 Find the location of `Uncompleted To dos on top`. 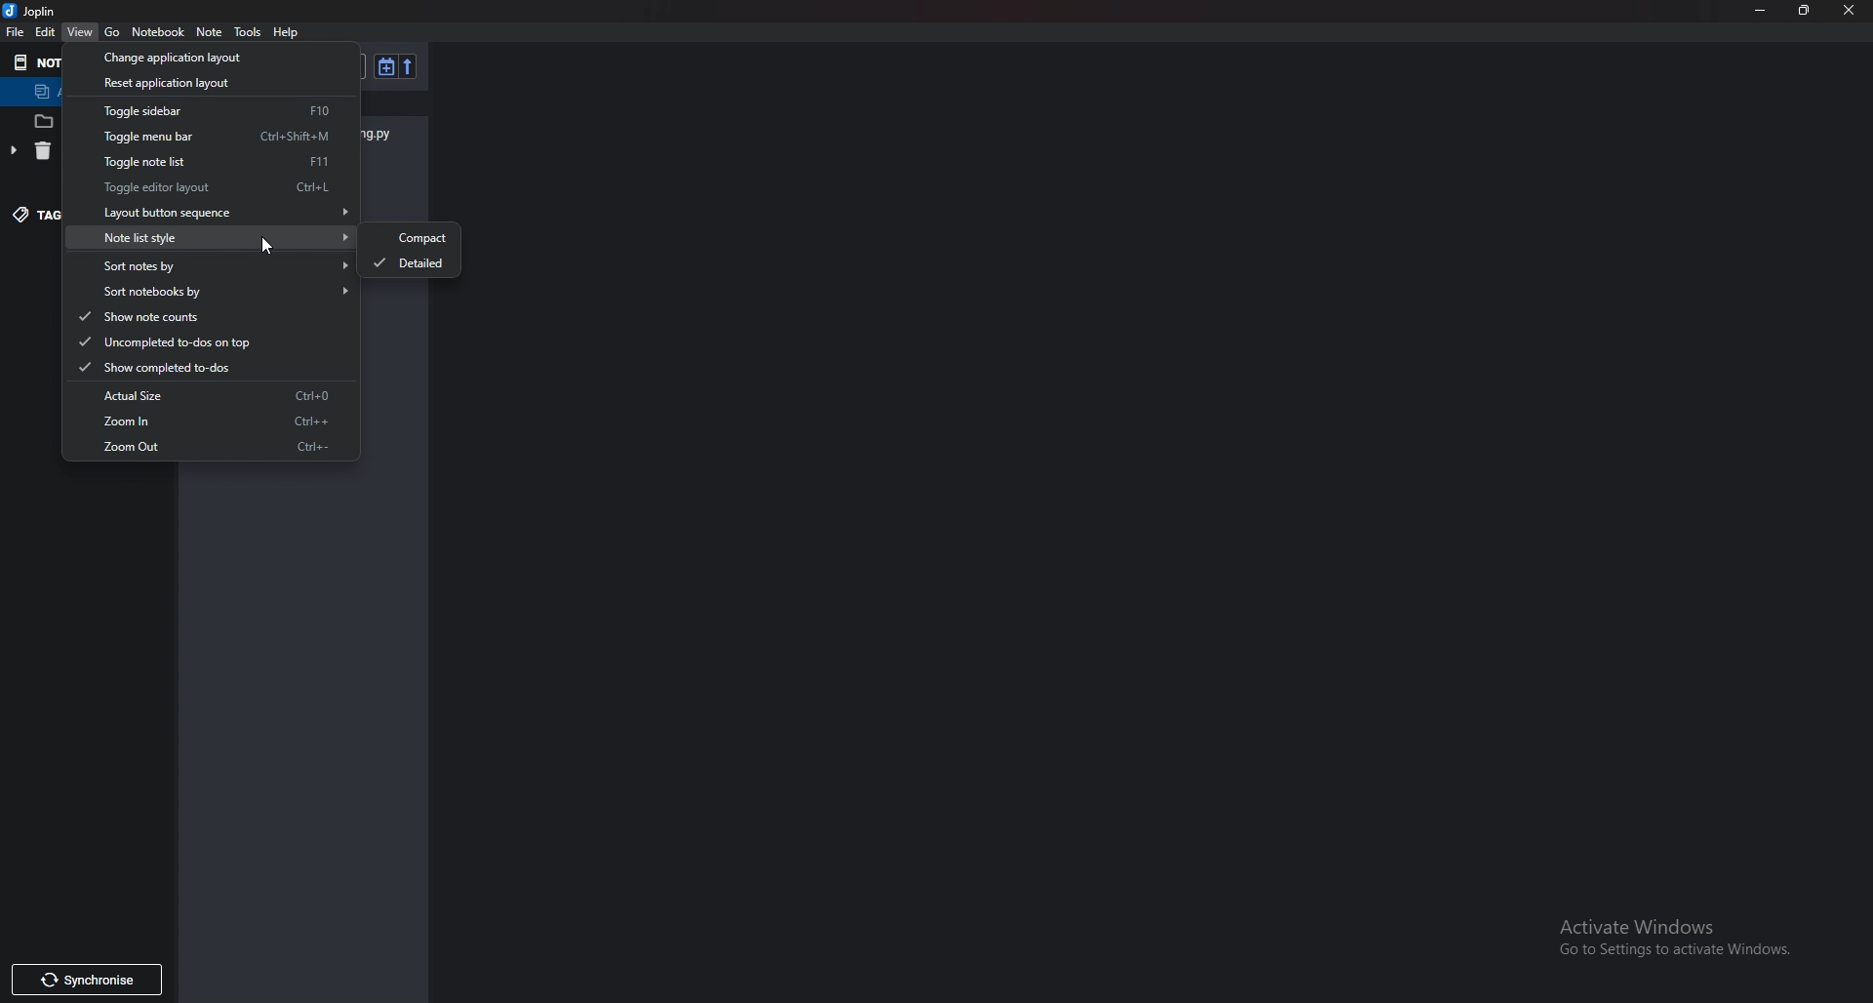

Uncompleted To dos on top is located at coordinates (205, 341).